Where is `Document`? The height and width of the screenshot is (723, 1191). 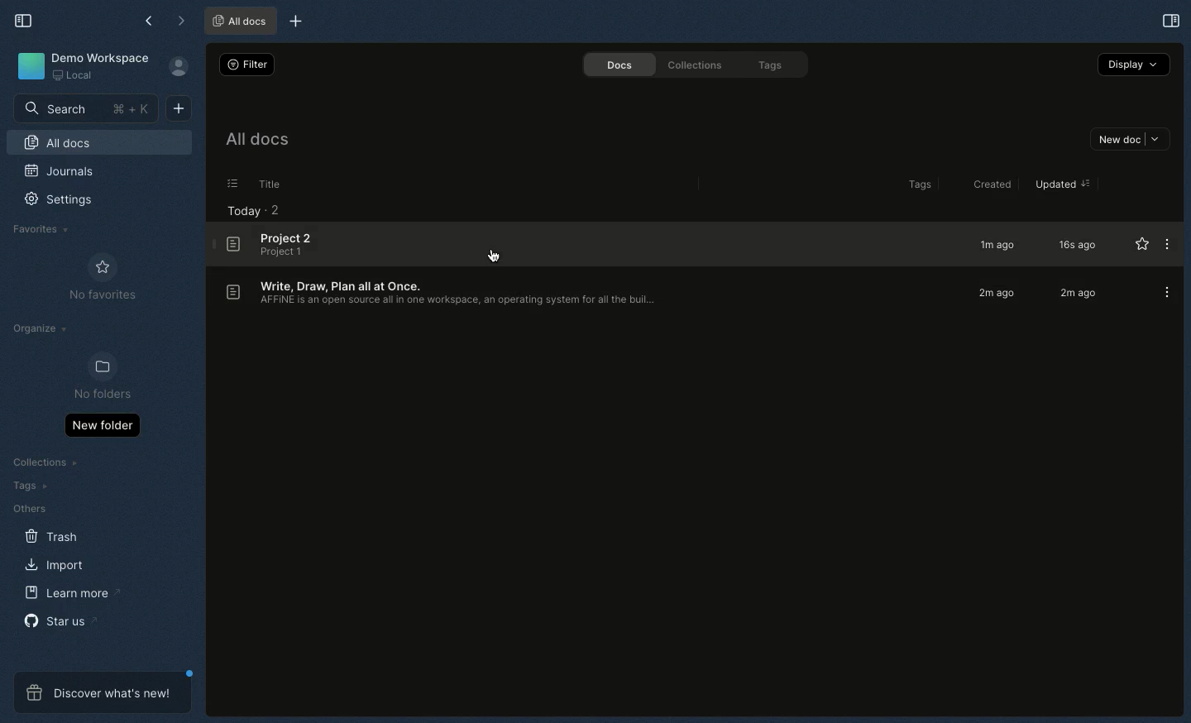 Document is located at coordinates (230, 243).